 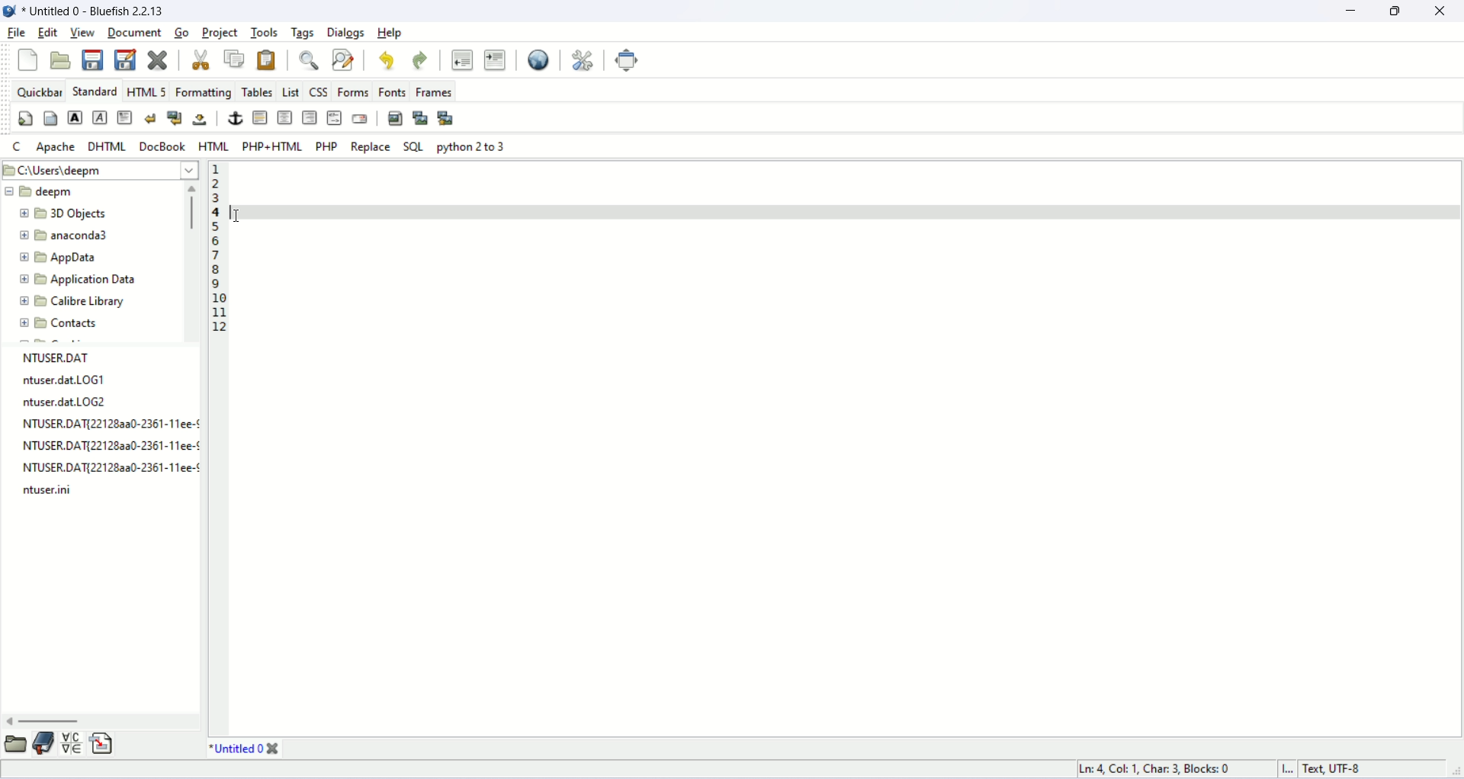 I want to click on fullscreen, so click(x=628, y=59).